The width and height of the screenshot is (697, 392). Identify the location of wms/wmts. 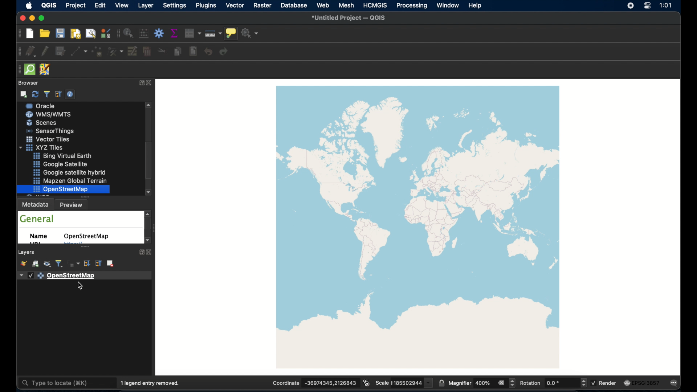
(49, 139).